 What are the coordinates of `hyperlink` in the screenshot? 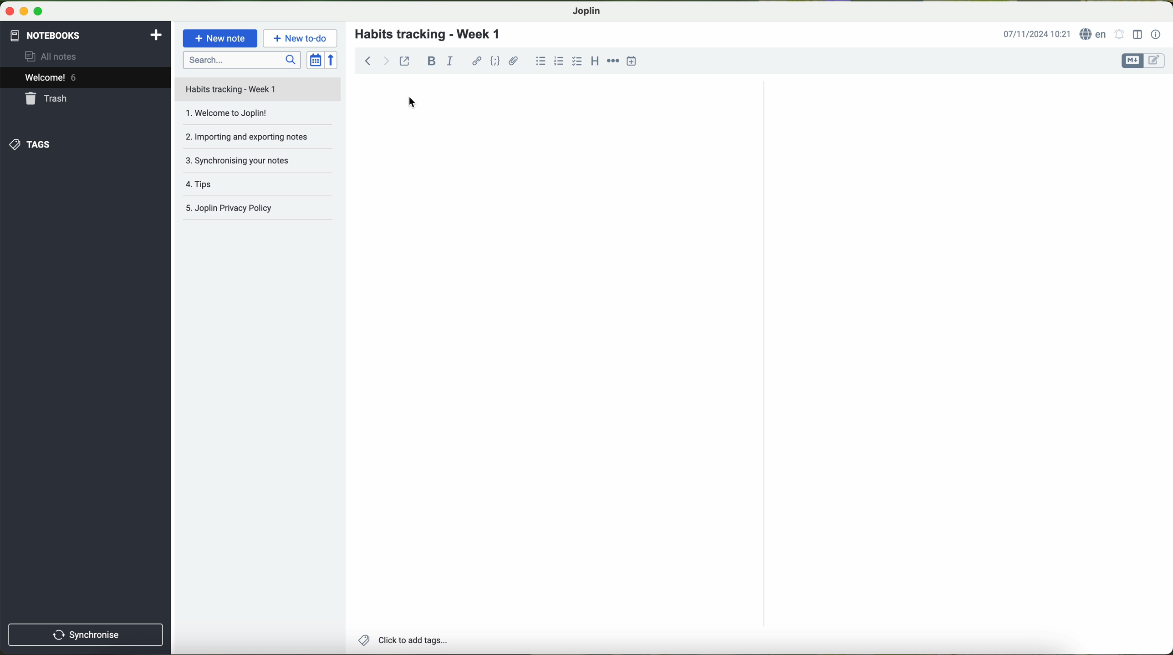 It's located at (477, 61).